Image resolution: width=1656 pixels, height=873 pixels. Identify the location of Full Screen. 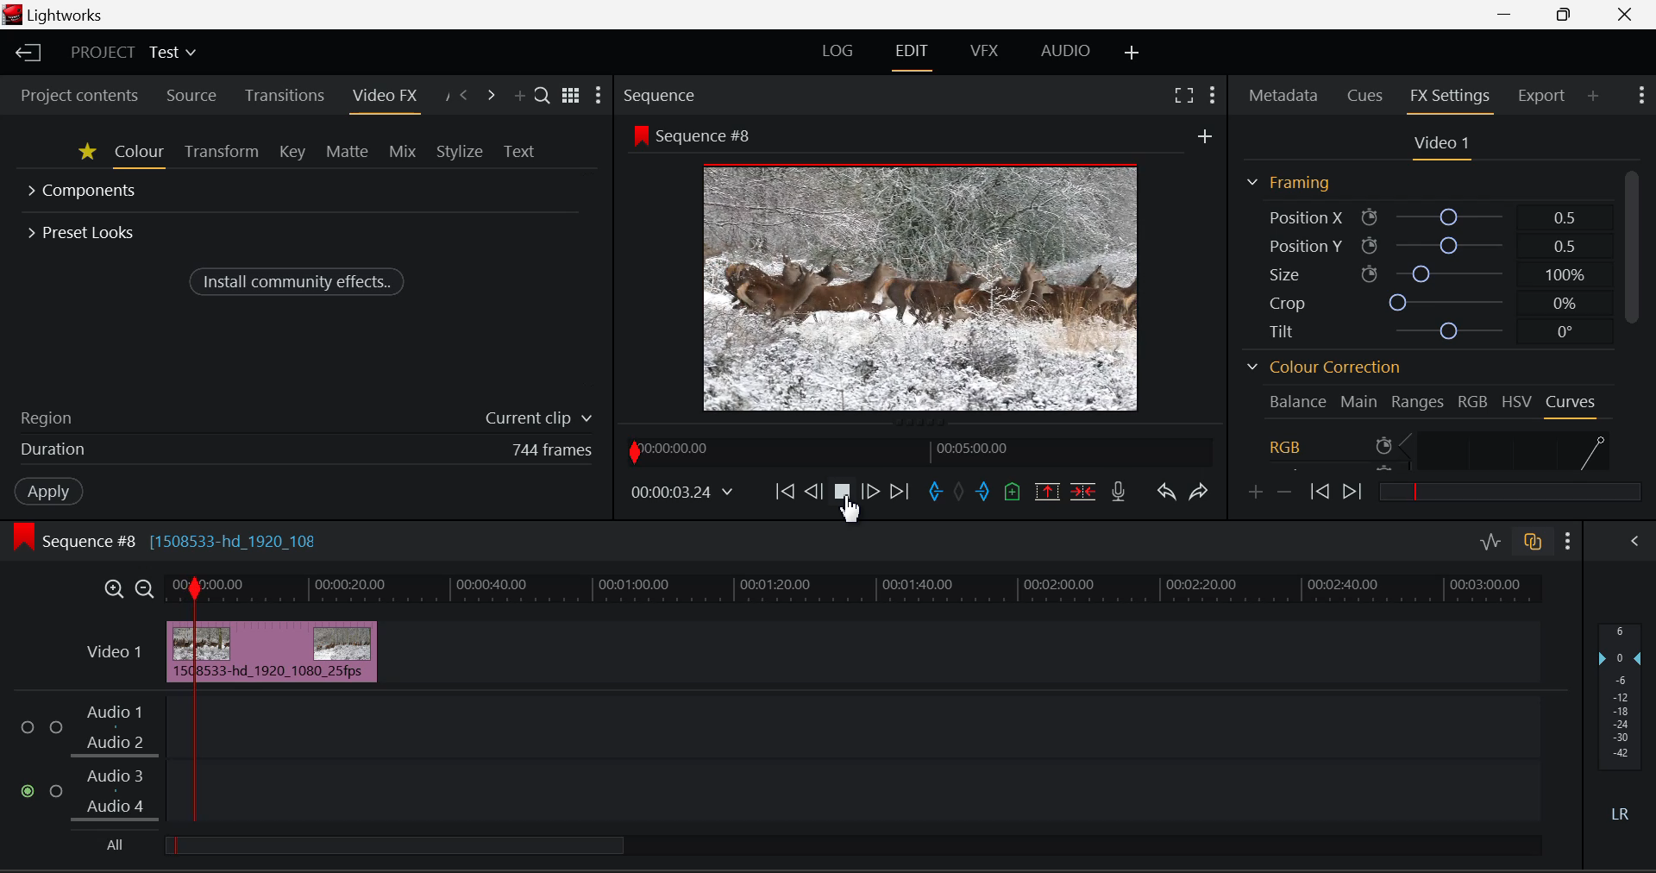
(1183, 97).